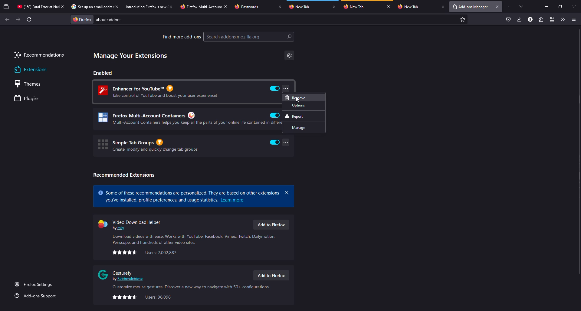 This screenshot has height=311, width=581. I want to click on addons, so click(111, 20).